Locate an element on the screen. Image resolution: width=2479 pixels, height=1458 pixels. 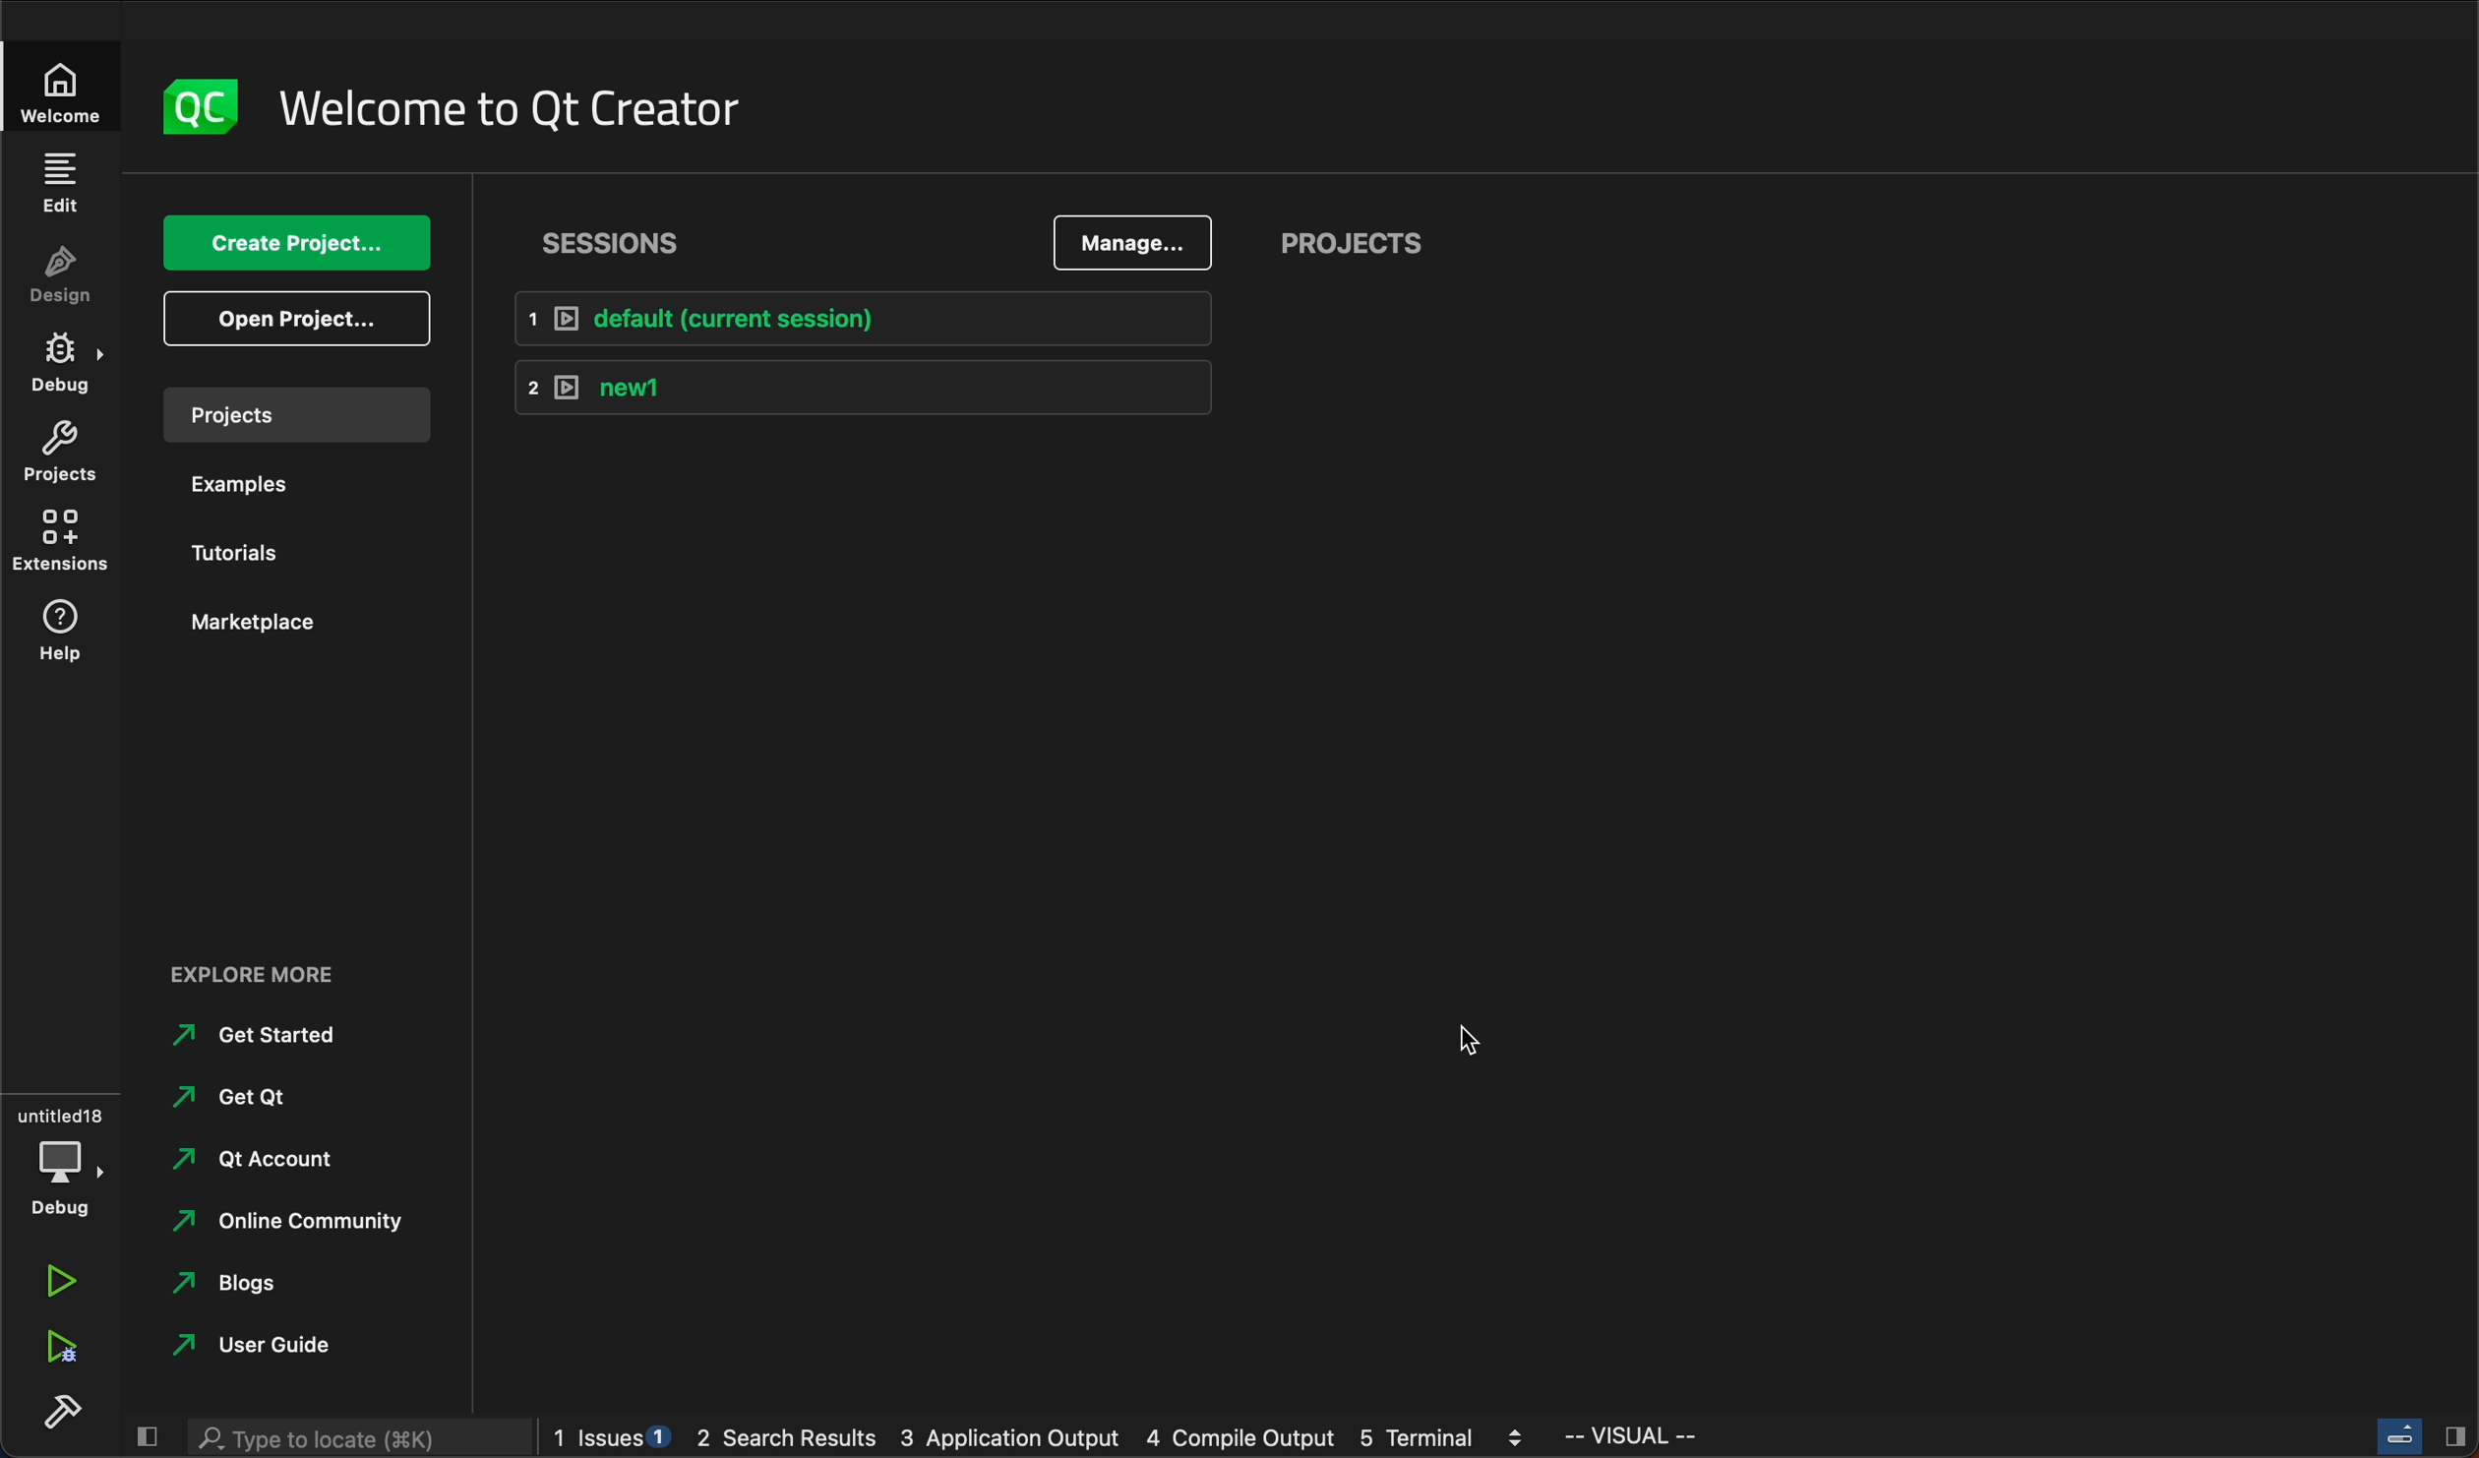
projects is located at coordinates (1375, 242).